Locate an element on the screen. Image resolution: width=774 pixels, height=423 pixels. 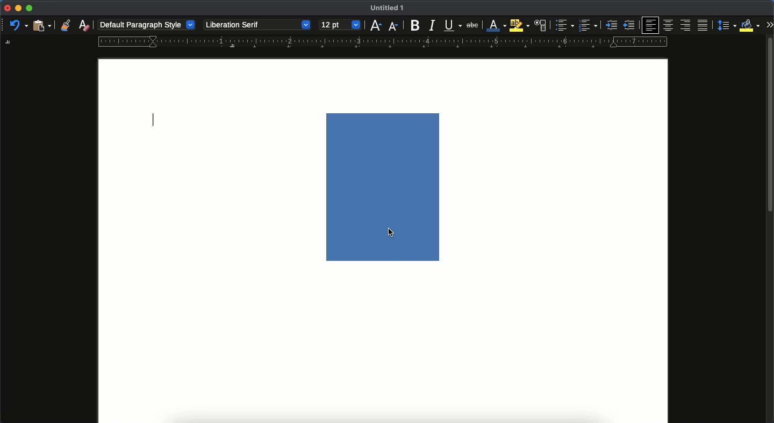
minimize is located at coordinates (17, 8).